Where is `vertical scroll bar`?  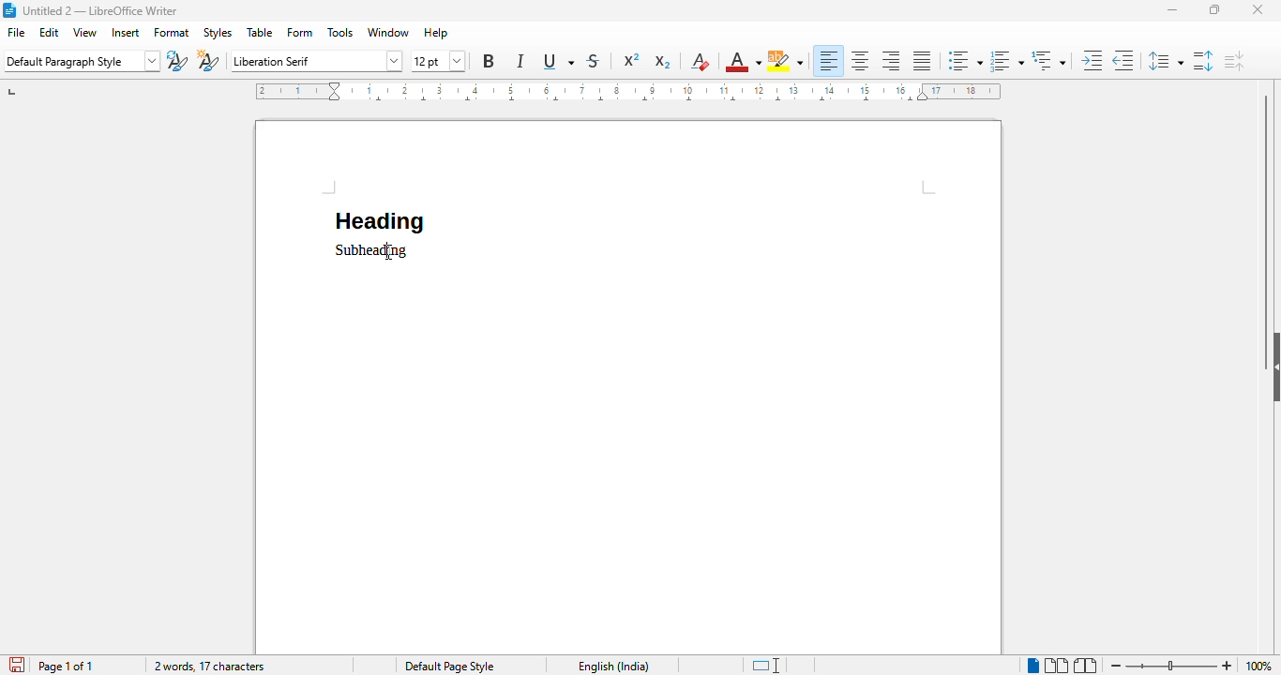 vertical scroll bar is located at coordinates (1262, 208).